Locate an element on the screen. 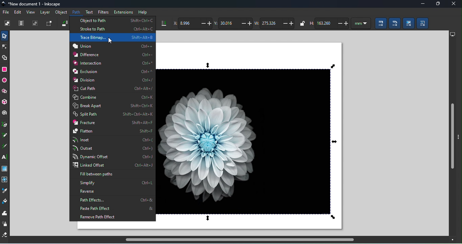 The width and height of the screenshot is (462, 244). Object to path is located at coordinates (113, 21).